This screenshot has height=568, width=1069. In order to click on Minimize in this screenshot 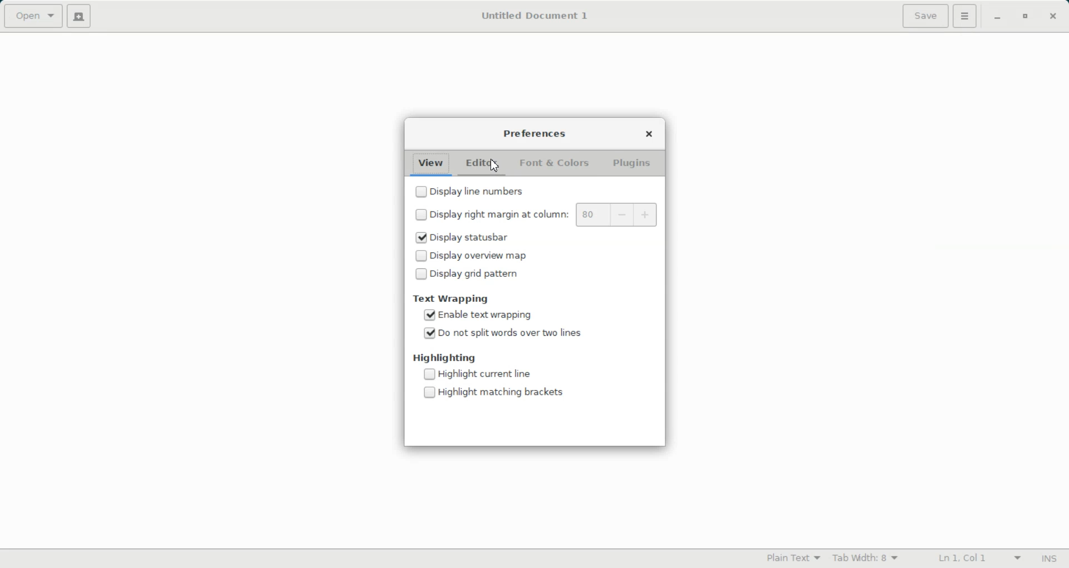, I will do `click(998, 17)`.